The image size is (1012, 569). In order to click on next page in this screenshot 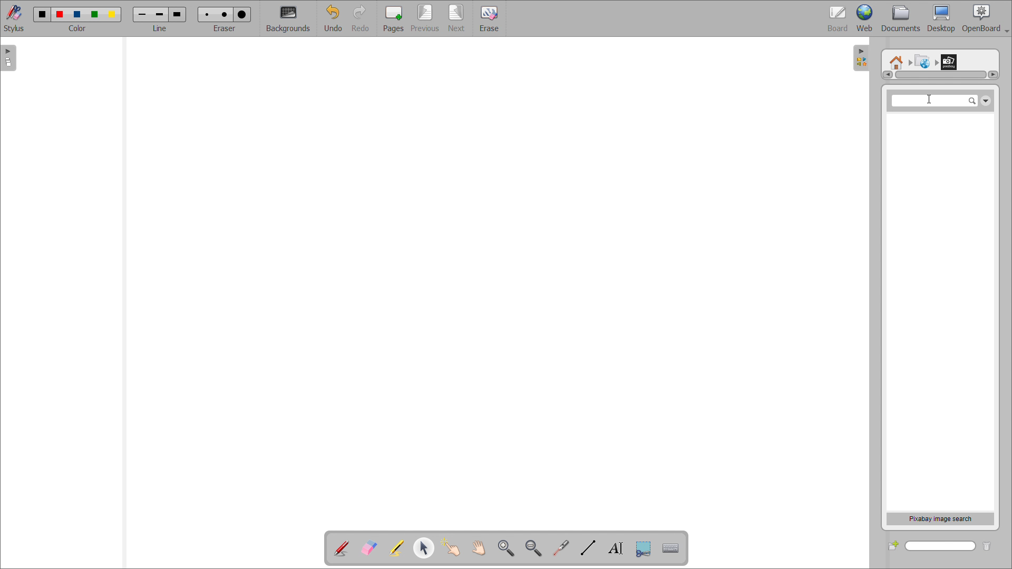, I will do `click(458, 18)`.